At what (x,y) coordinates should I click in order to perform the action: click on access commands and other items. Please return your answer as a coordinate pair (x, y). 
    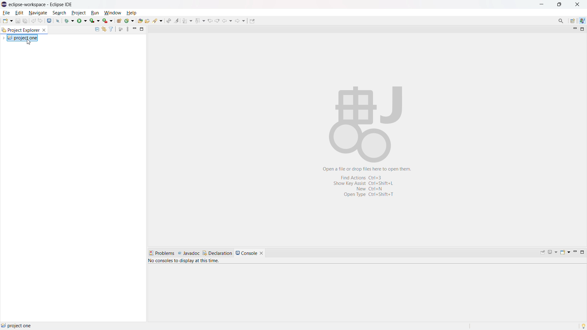
    Looking at the image, I should click on (561, 20).